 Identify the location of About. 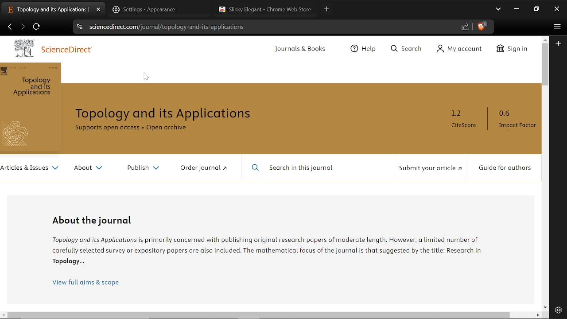
(87, 170).